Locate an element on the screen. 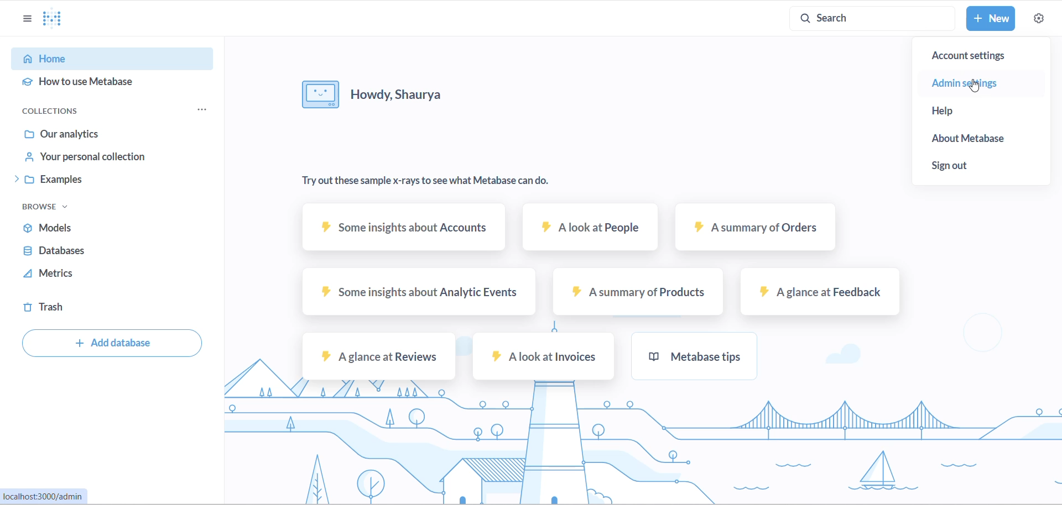  OUR ANALYTICS is located at coordinates (84, 135).